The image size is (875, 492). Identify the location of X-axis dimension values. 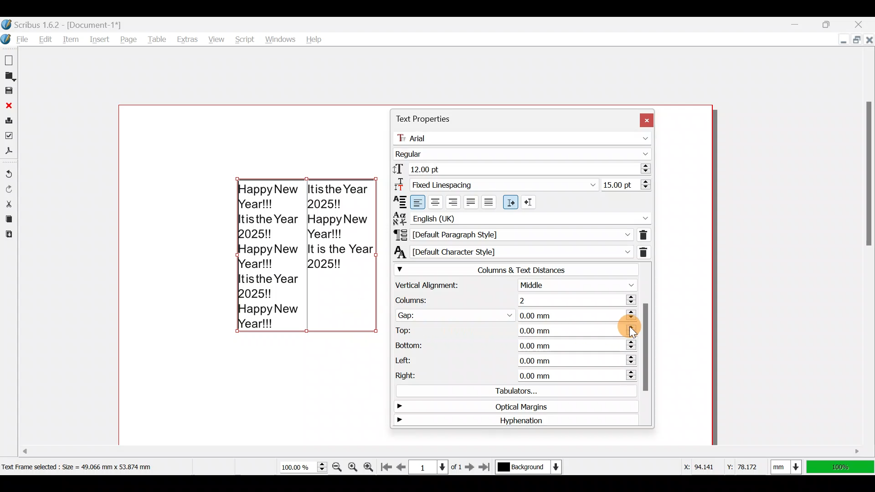
(697, 466).